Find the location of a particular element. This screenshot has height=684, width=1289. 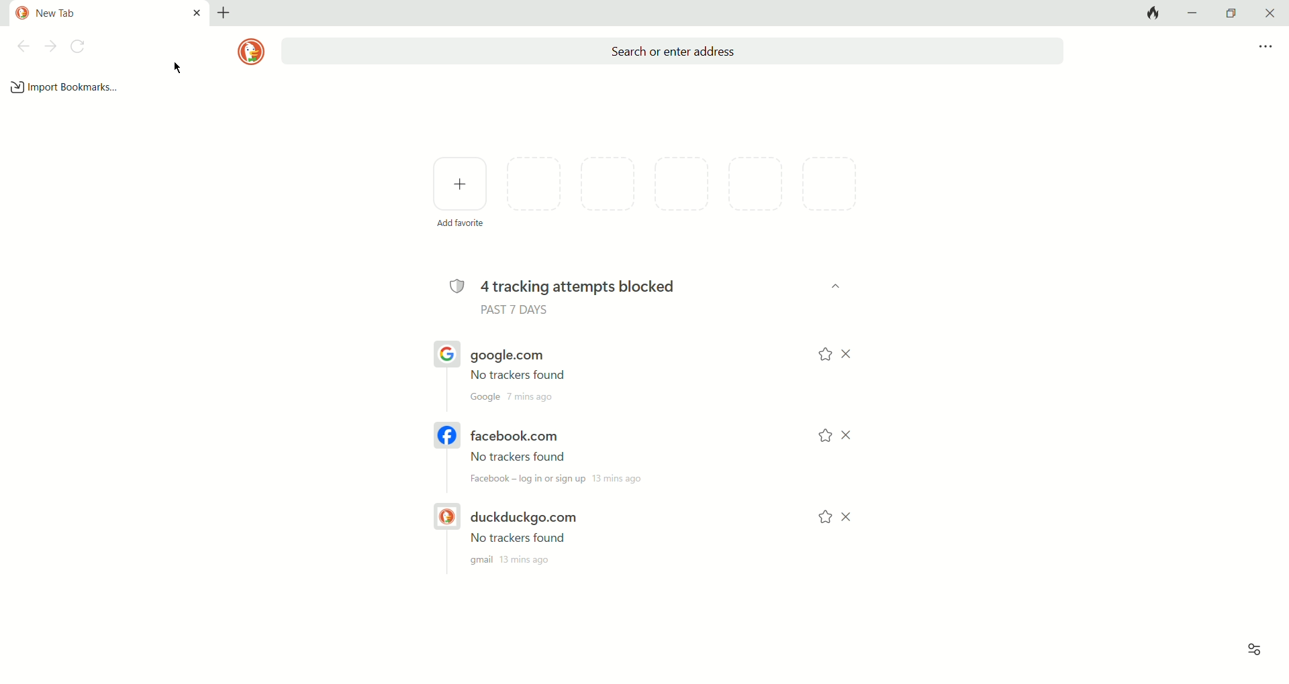

current tab is located at coordinates (103, 15).